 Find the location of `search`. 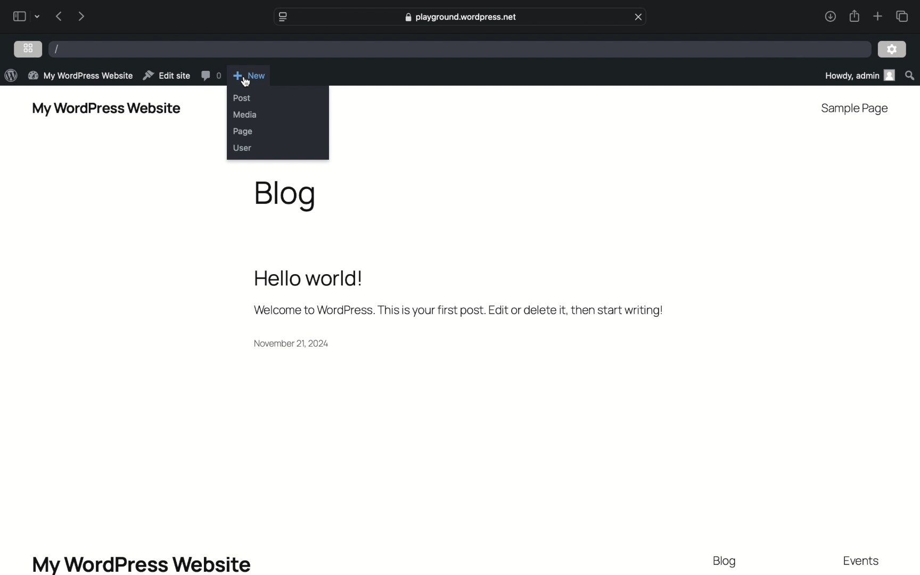

search is located at coordinates (909, 75).